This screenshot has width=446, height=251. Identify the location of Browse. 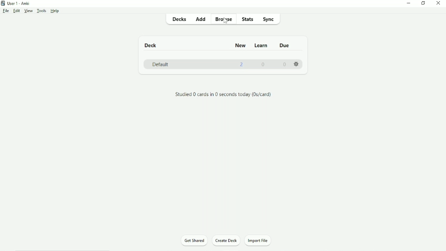
(224, 20).